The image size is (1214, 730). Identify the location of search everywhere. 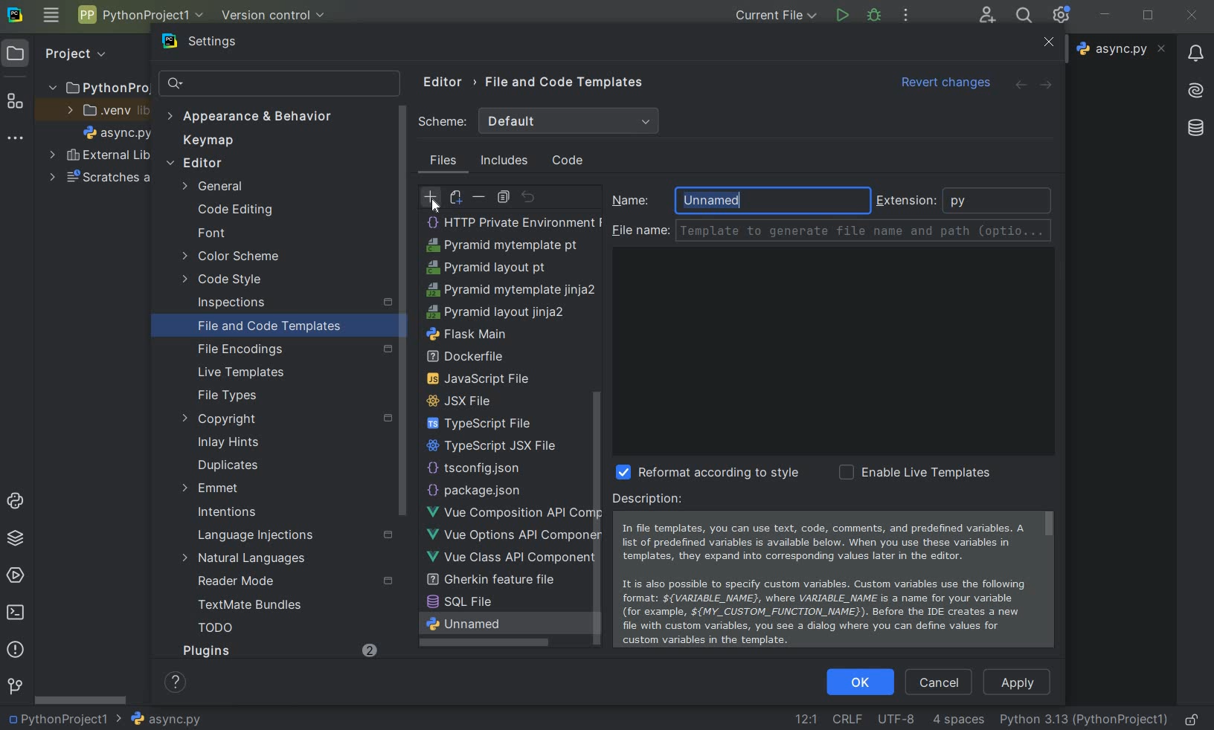
(1024, 16).